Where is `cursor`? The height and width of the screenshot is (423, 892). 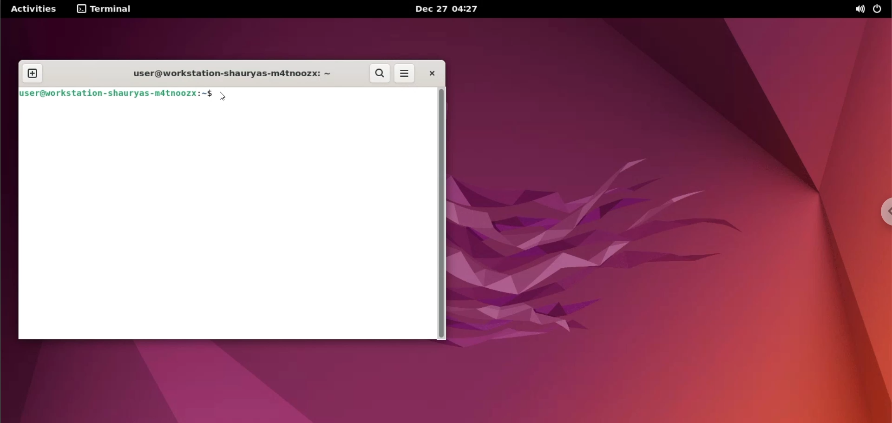
cursor is located at coordinates (223, 97).